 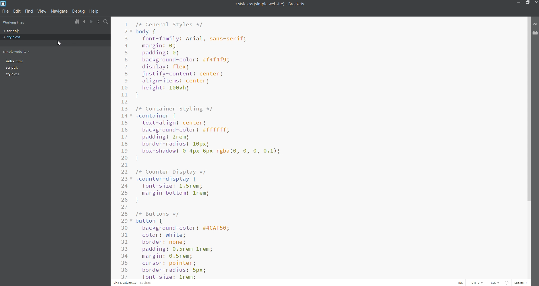 What do you see at coordinates (134, 282) in the screenshot?
I see `line 4 column 13- 52 lines` at bounding box center [134, 282].